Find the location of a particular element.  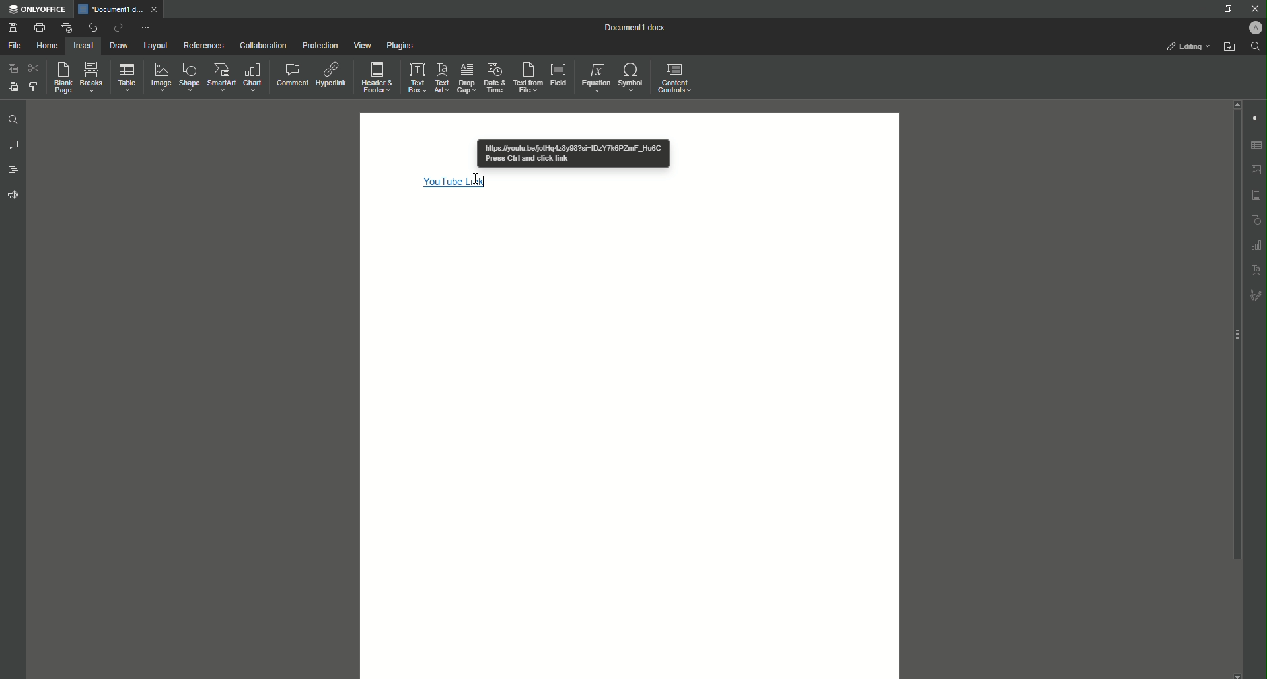

https://youtu.be/jotHq4z8y98 ?si=IDzY7k6PZmF_Hu6C Press Ctrl and click link is located at coordinates (573, 154).